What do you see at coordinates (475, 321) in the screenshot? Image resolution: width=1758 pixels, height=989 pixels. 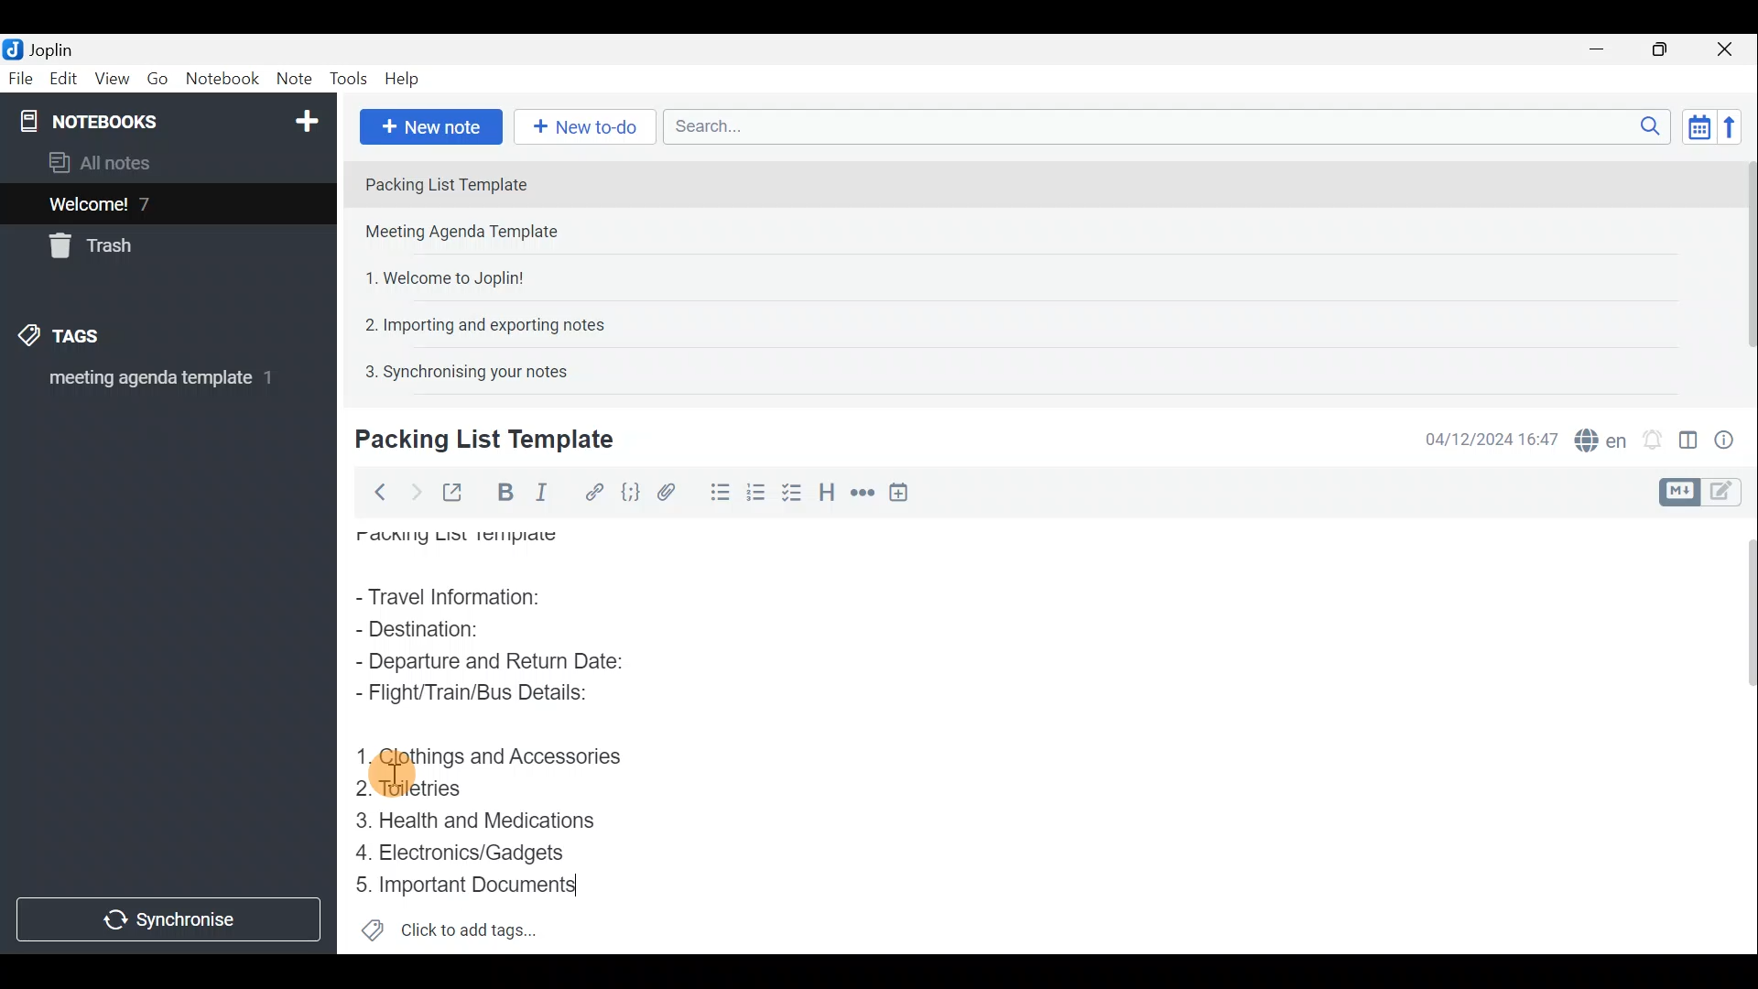 I see `Note 4` at bounding box center [475, 321].